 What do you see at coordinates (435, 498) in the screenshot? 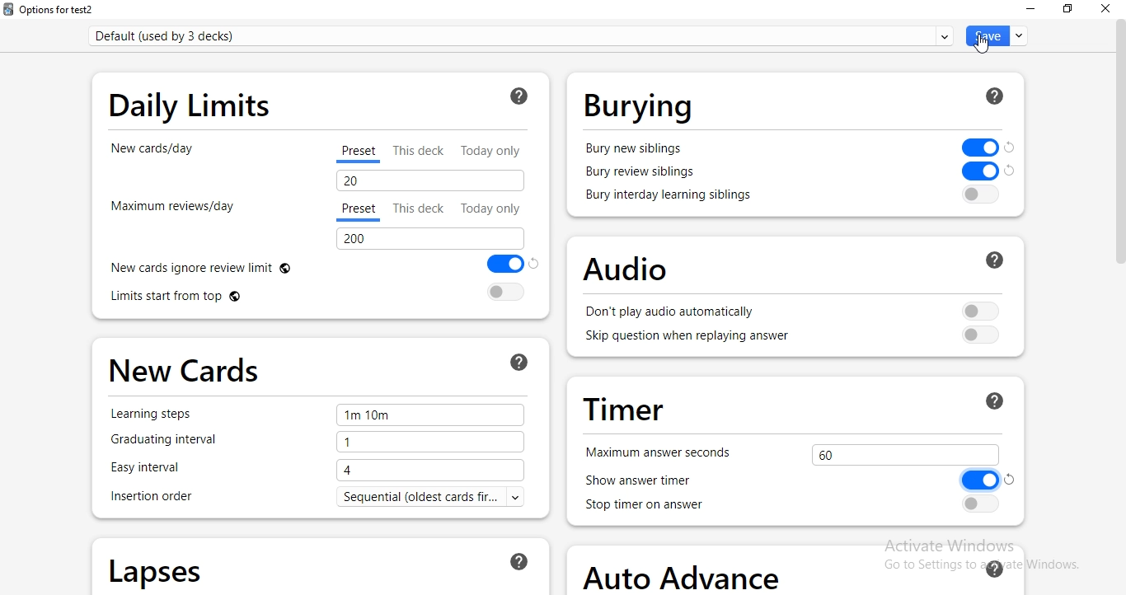
I see `text` at bounding box center [435, 498].